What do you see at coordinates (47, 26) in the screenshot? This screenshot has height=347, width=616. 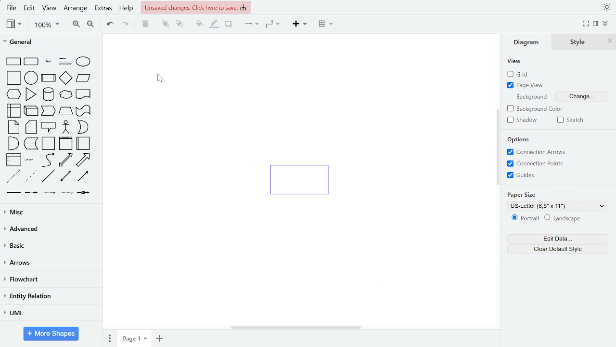 I see `zoom` at bounding box center [47, 26].